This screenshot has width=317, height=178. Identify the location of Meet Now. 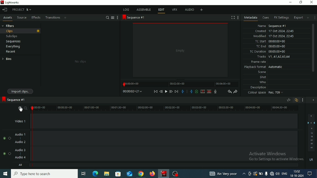
(250, 174).